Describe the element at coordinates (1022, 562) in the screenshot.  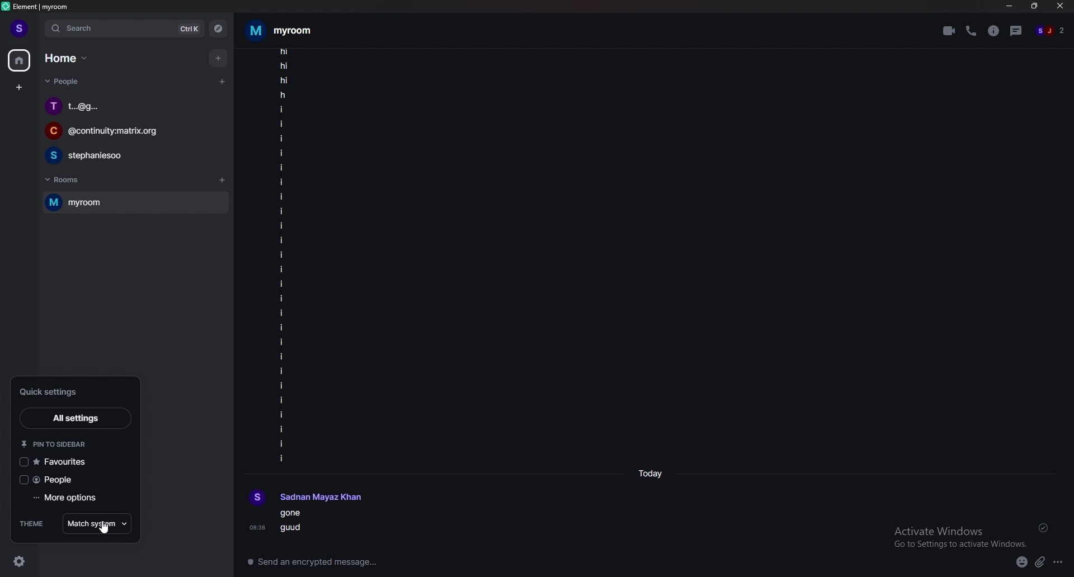
I see `emoji` at that location.